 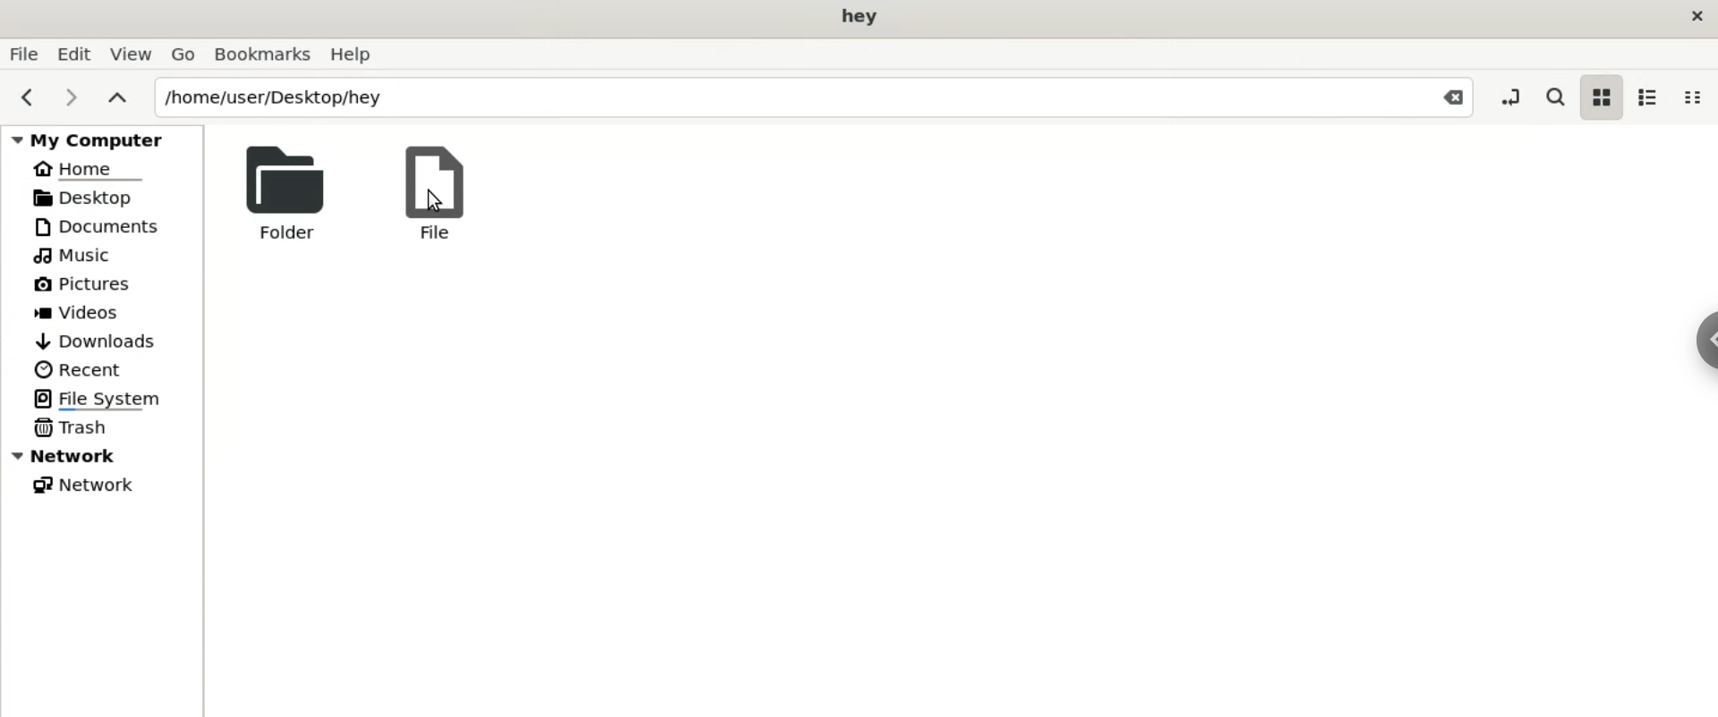 What do you see at coordinates (264, 55) in the screenshot?
I see `bookmarks` at bounding box center [264, 55].